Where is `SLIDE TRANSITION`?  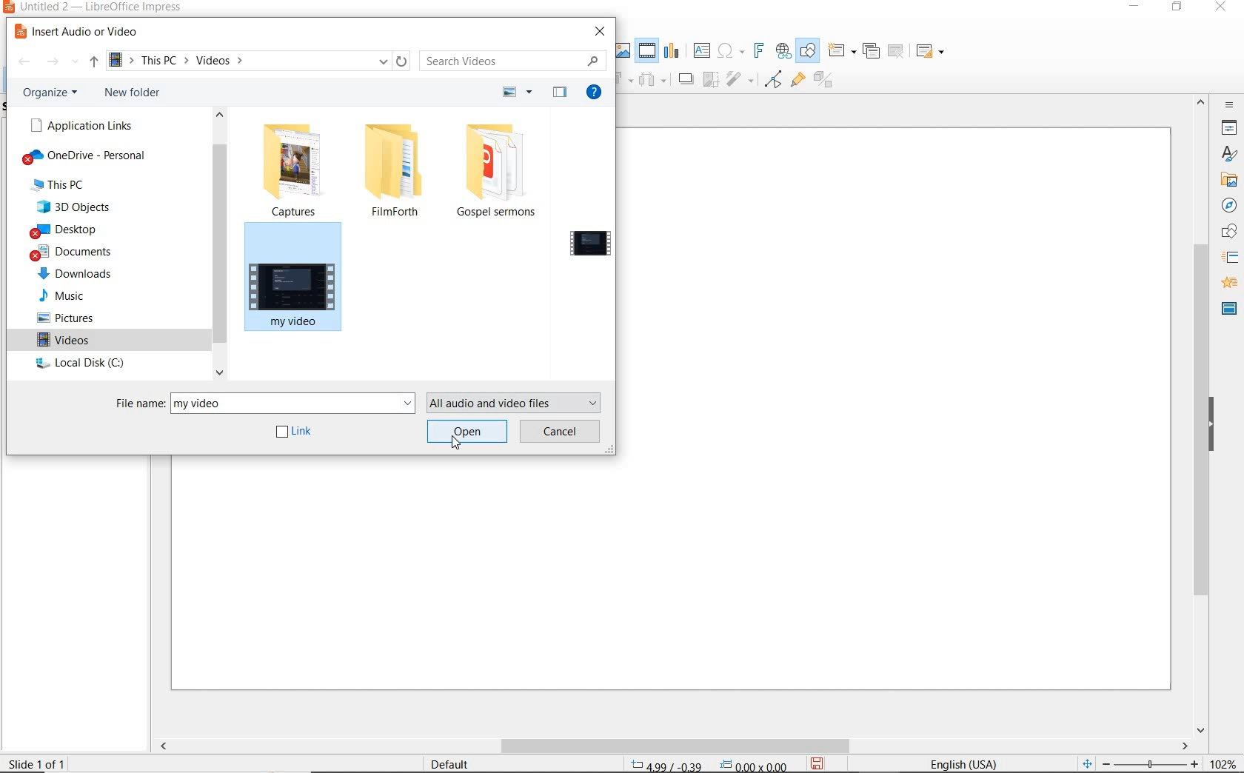 SLIDE TRANSITION is located at coordinates (1231, 258).